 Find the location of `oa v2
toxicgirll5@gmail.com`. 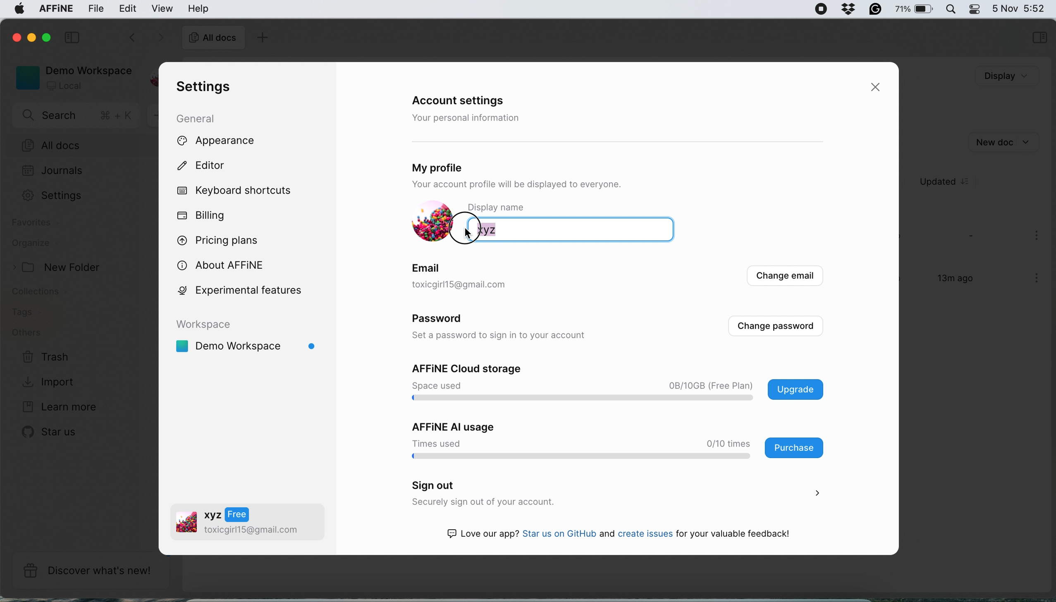

oa v2
toxicgirll5@gmail.com is located at coordinates (238, 523).